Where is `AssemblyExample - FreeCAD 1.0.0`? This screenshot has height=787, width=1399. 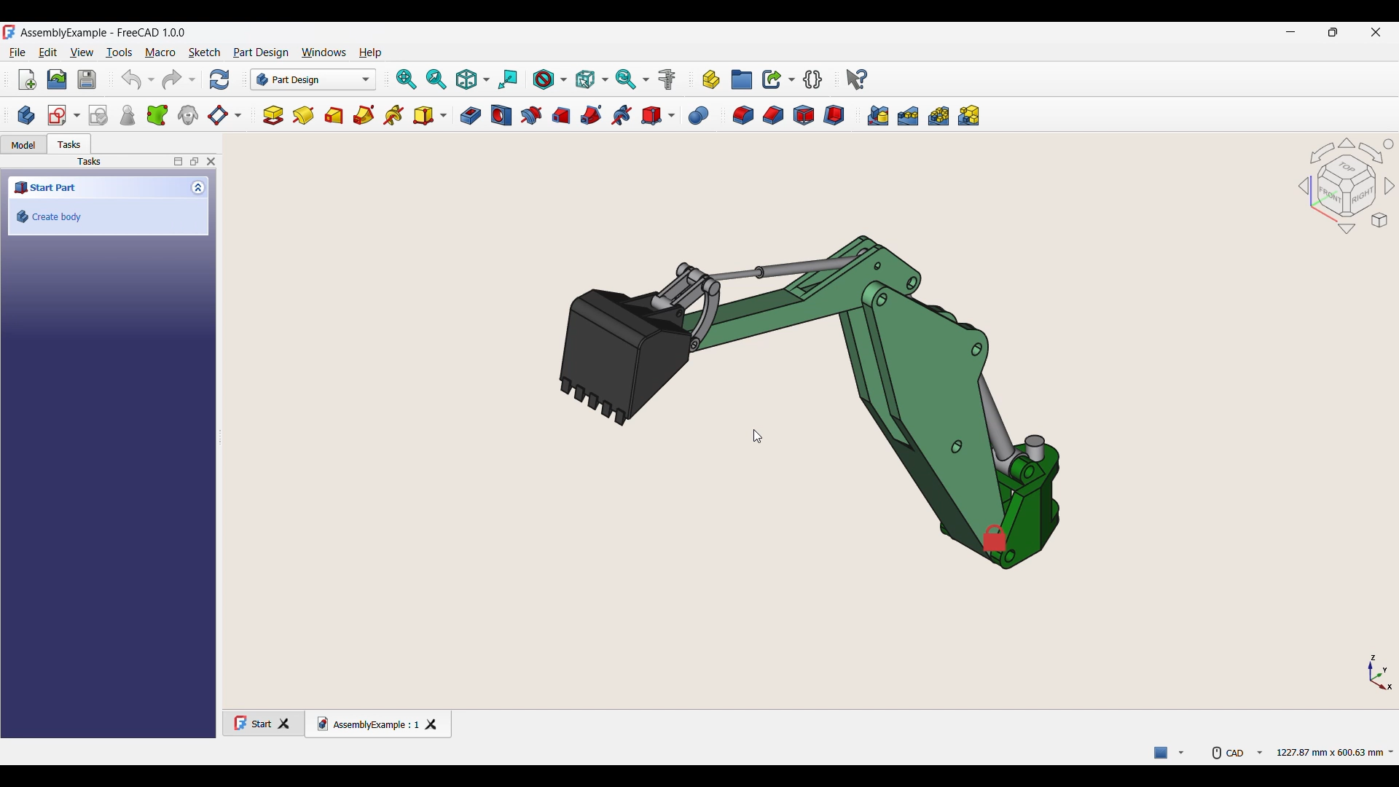 AssemblyExample - FreeCAD 1.0.0 is located at coordinates (103, 33).